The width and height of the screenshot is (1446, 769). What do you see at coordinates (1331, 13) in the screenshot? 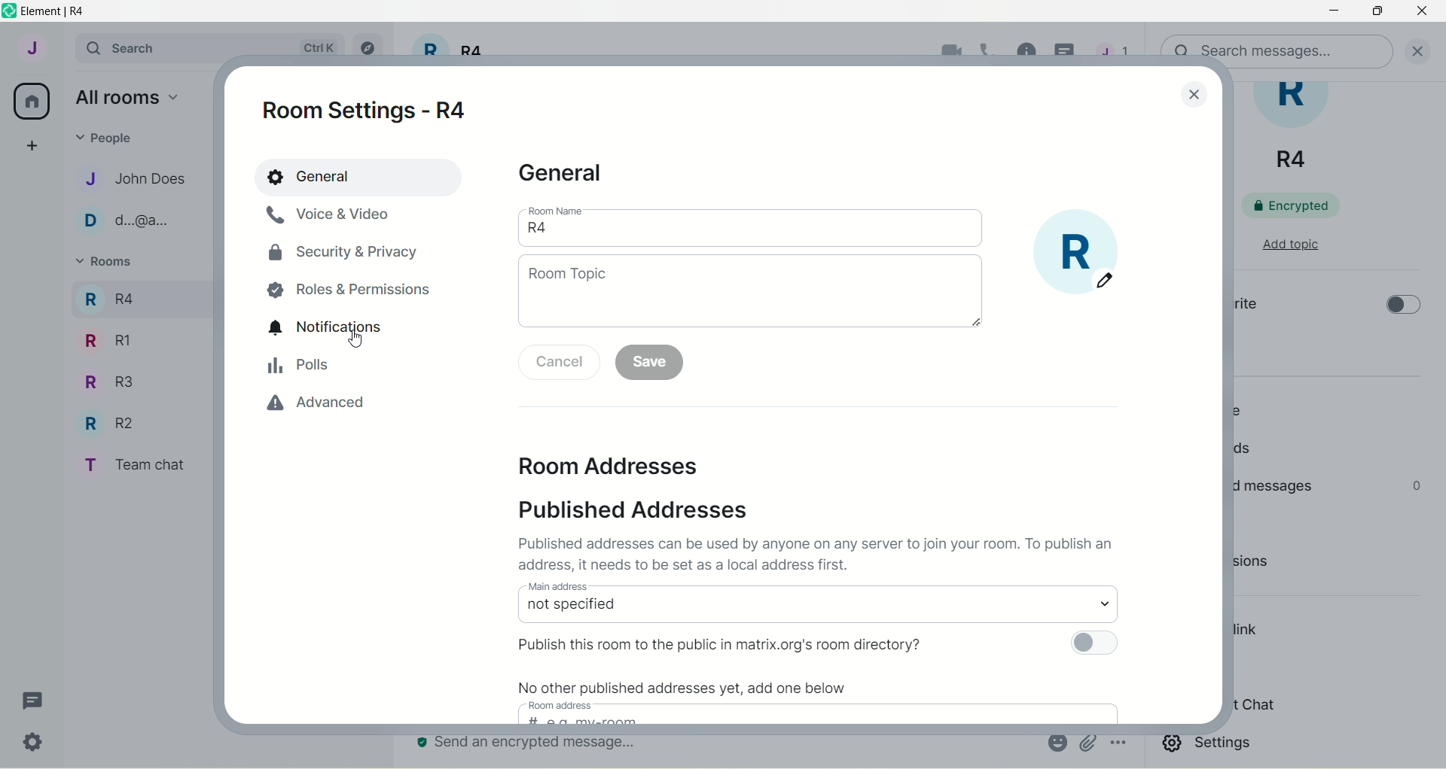
I see `minimize` at bounding box center [1331, 13].